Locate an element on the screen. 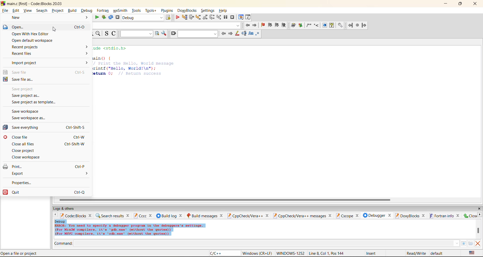 This screenshot has width=483, height=257. save file is located at coordinates (48, 72).